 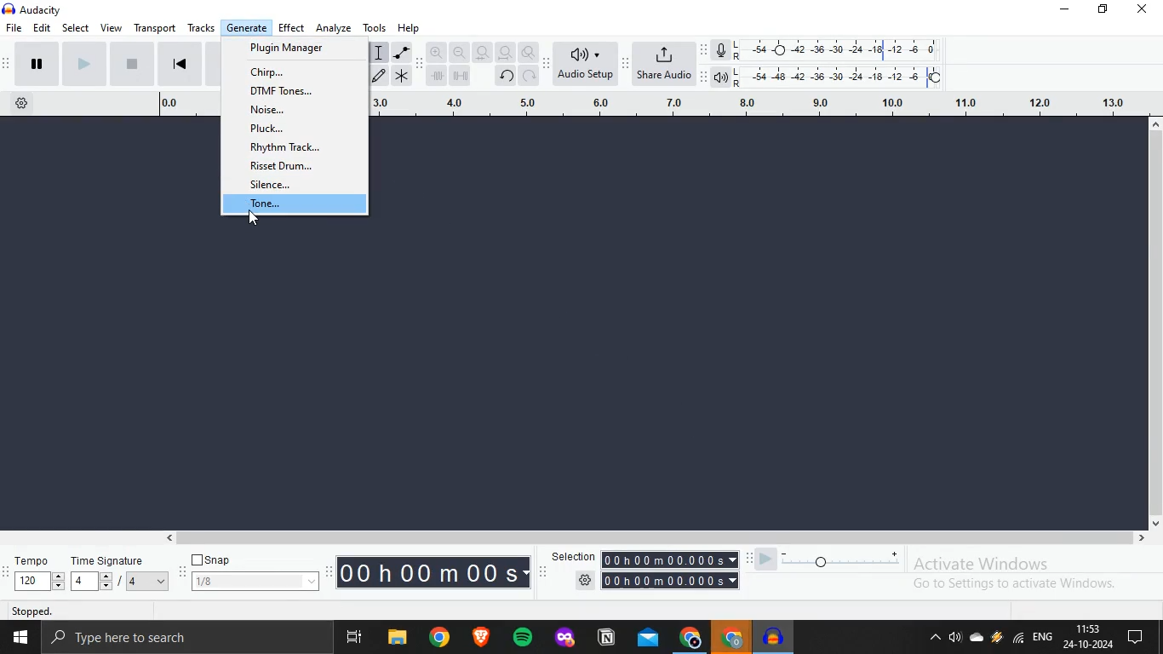 I want to click on Settings, so click(x=19, y=105).